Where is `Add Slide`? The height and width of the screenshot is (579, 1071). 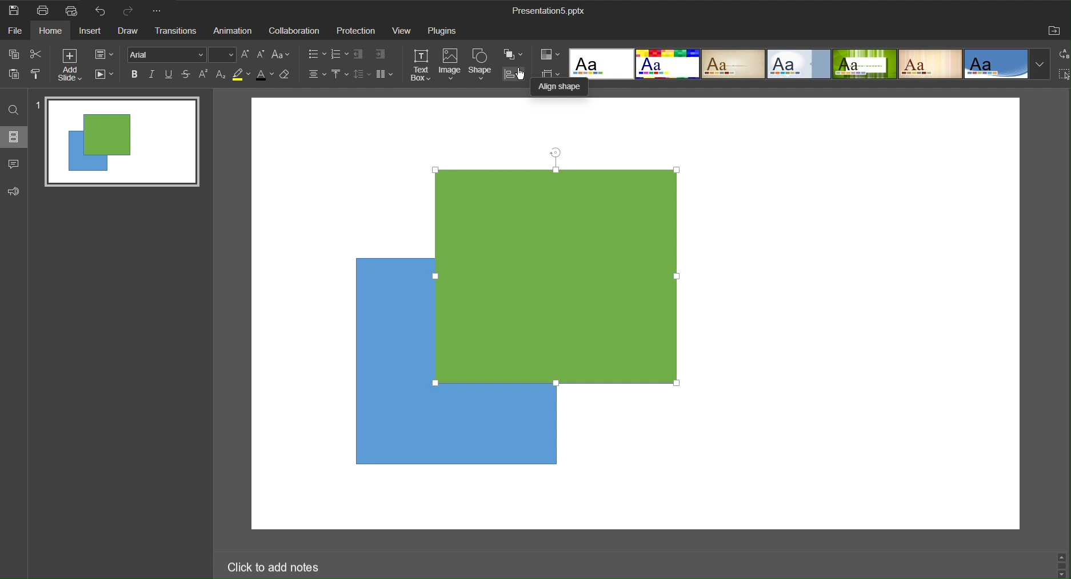
Add Slide is located at coordinates (70, 66).